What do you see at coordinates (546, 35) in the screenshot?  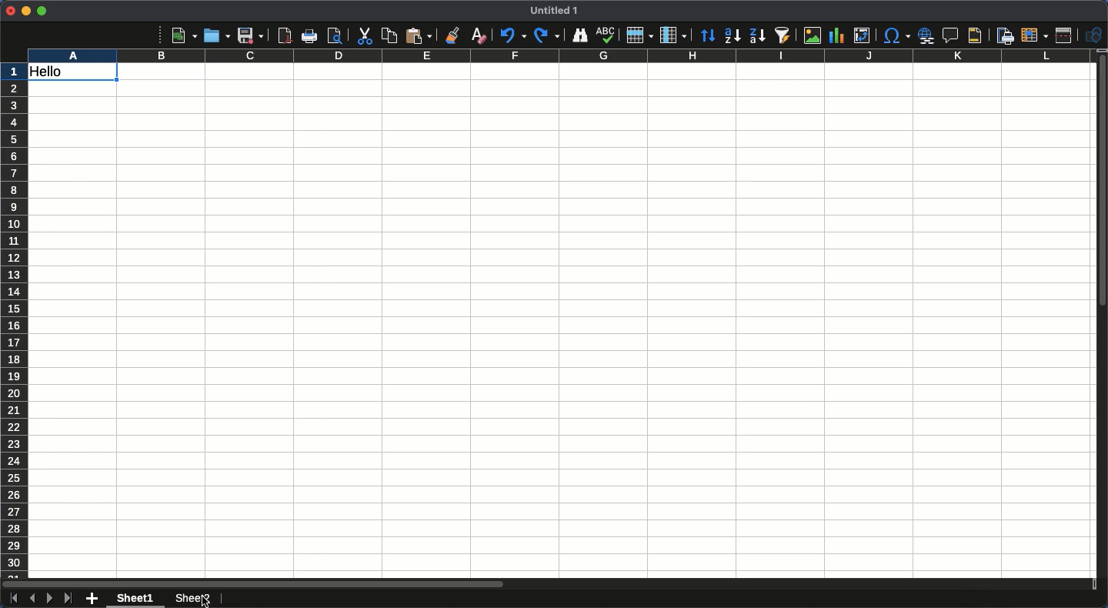 I see `Redo` at bounding box center [546, 35].